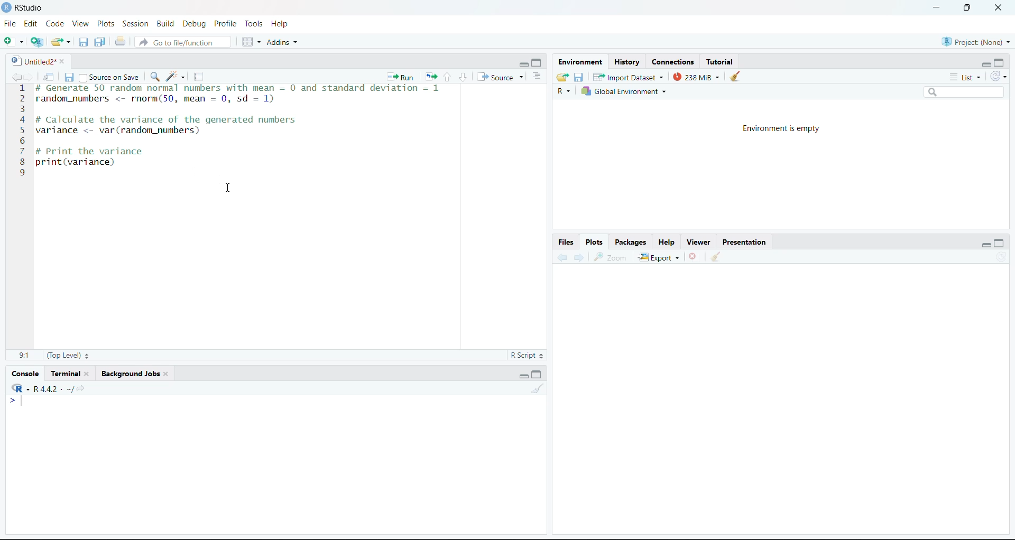 The image size is (1015, 540). Describe the element at coordinates (56, 24) in the screenshot. I see `Code` at that location.